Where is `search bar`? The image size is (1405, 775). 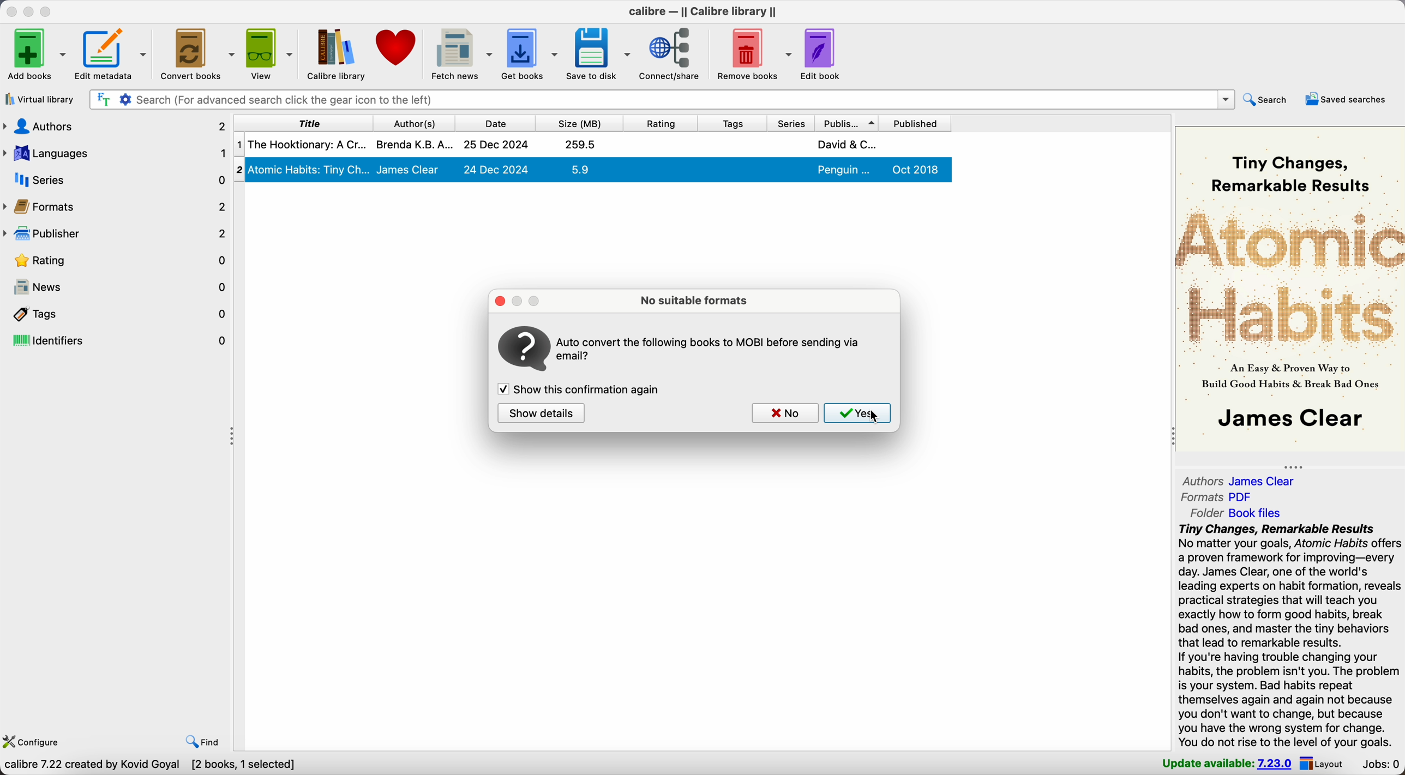
search bar is located at coordinates (661, 99).